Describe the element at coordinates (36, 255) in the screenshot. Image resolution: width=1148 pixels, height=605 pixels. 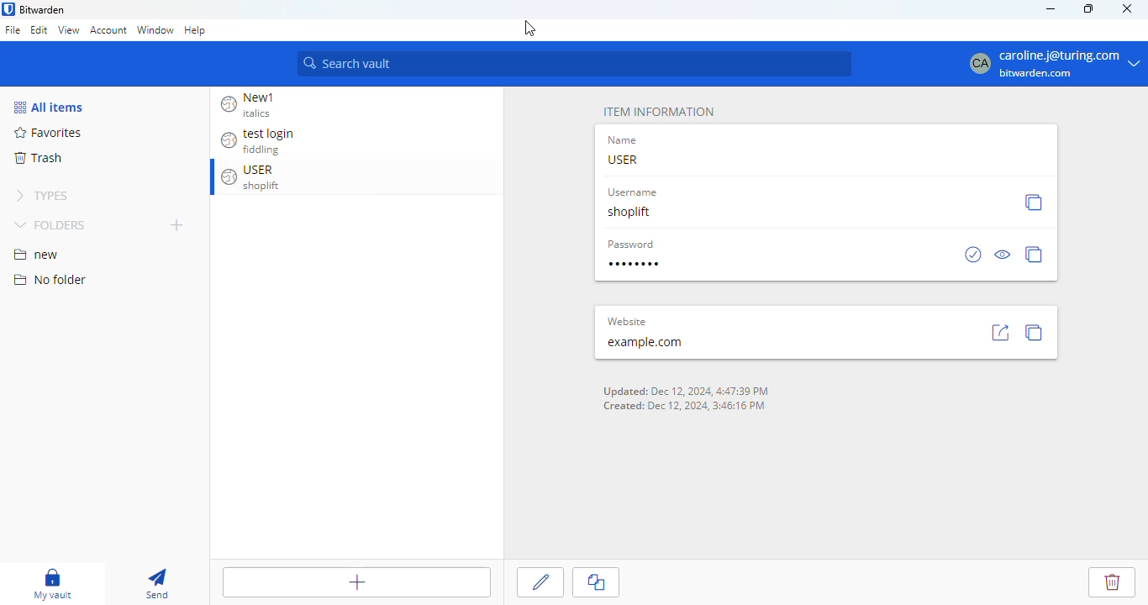
I see `new` at that location.